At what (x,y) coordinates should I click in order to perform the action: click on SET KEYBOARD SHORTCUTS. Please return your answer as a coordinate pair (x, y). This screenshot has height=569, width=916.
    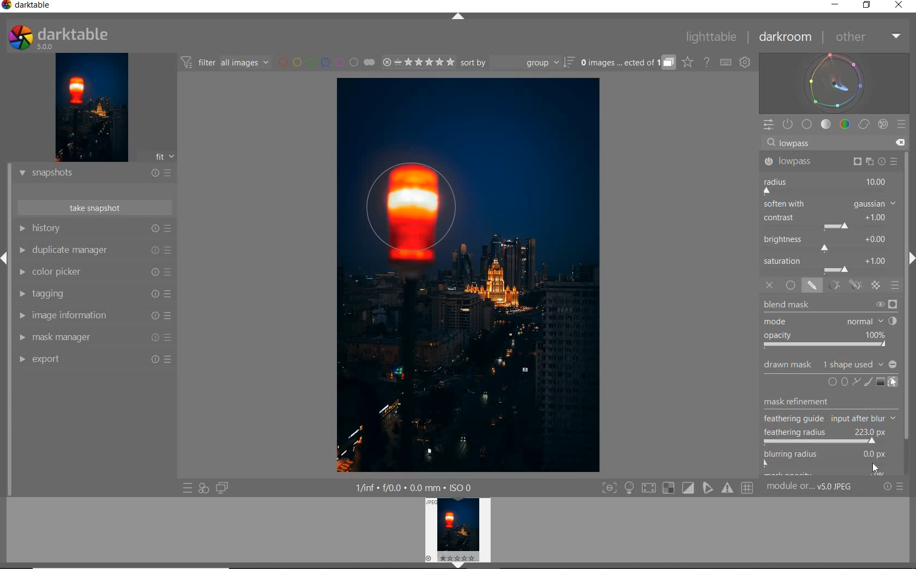
    Looking at the image, I should click on (726, 62).